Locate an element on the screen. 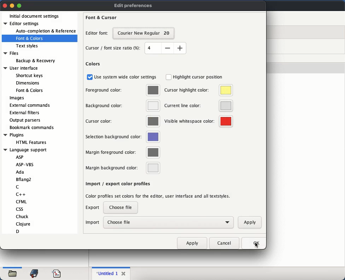 This screenshot has width=345, height=280. foreground color is located at coordinates (115, 90).